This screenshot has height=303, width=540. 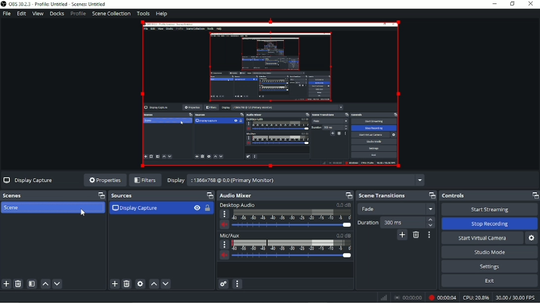 What do you see at coordinates (382, 196) in the screenshot?
I see `Scene transition` at bounding box center [382, 196].